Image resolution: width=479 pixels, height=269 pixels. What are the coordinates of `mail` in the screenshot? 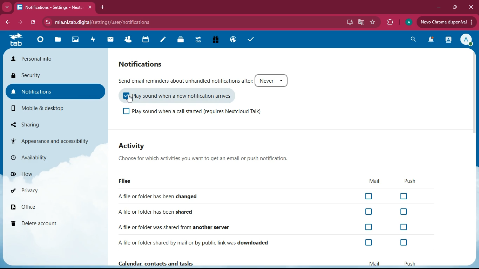 It's located at (375, 263).